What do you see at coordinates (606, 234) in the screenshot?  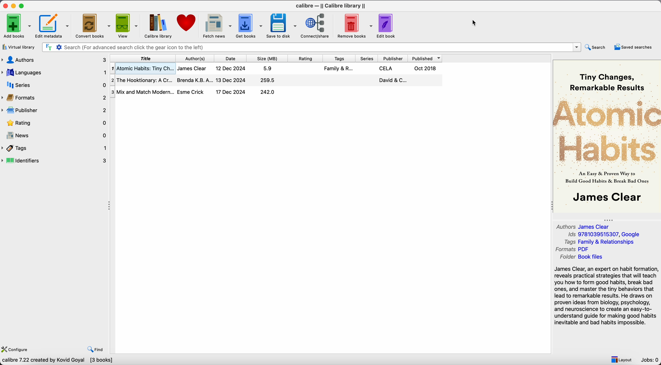 I see `Ids 9781039515307, Google` at bounding box center [606, 234].